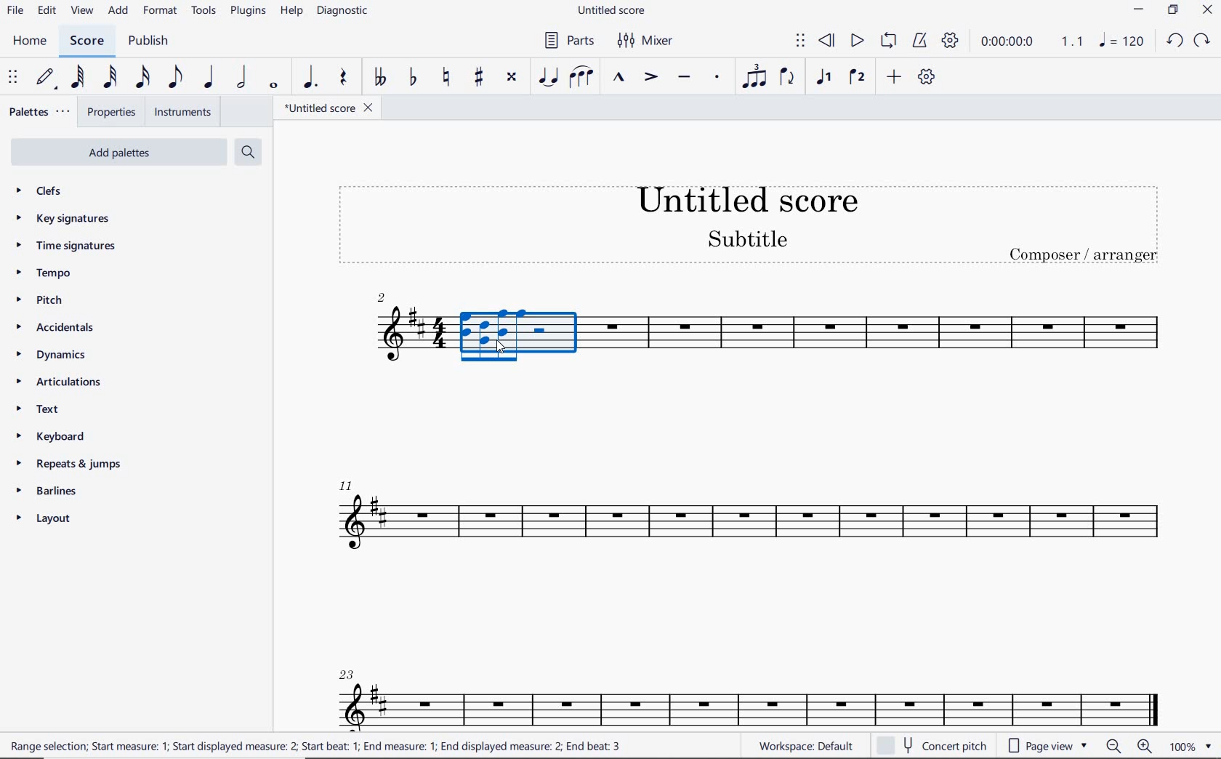 The width and height of the screenshot is (1221, 759). Describe the element at coordinates (110, 78) in the screenshot. I see `32ND NOTE` at that location.